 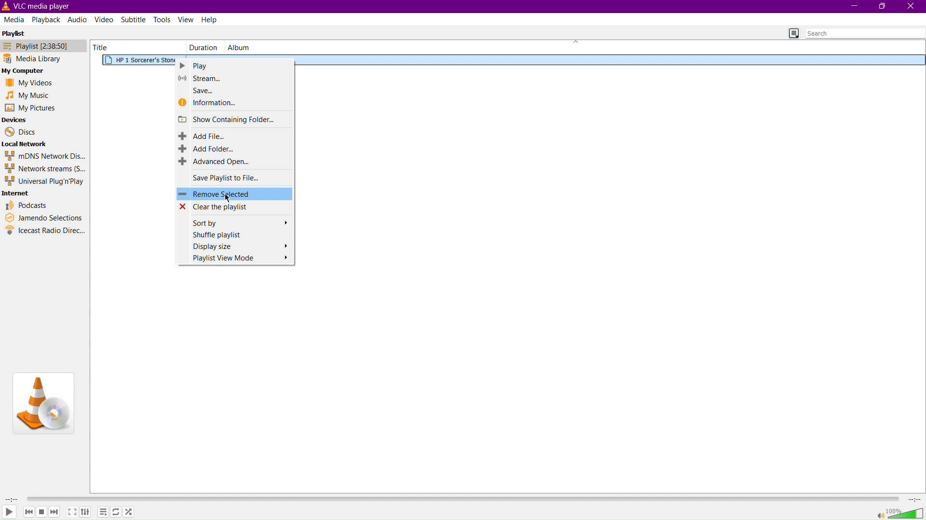 I want to click on Shuffle playlist, so click(x=234, y=233).